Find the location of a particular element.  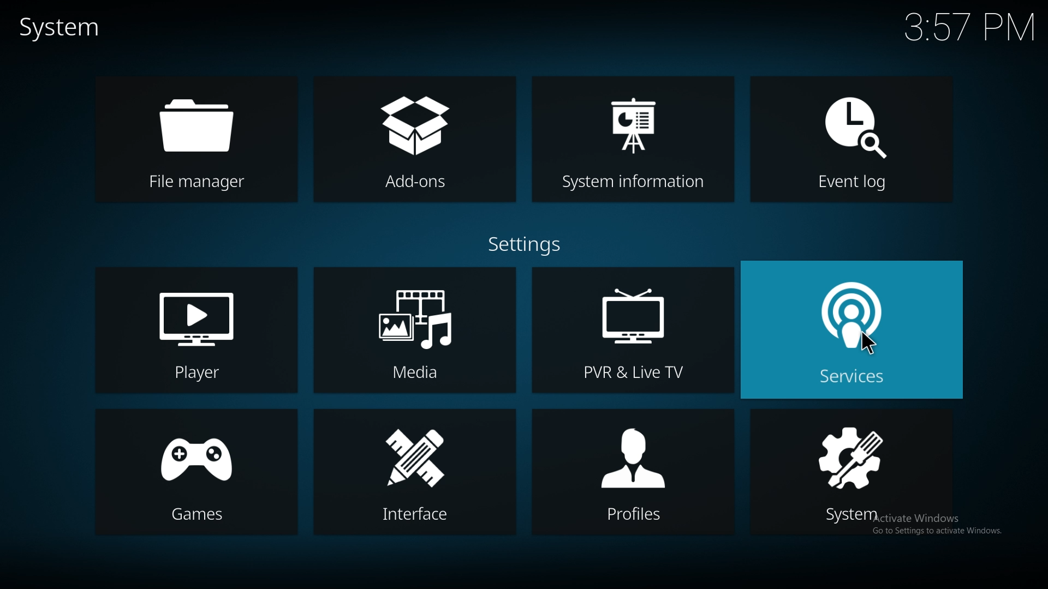

profiles is located at coordinates (632, 472).